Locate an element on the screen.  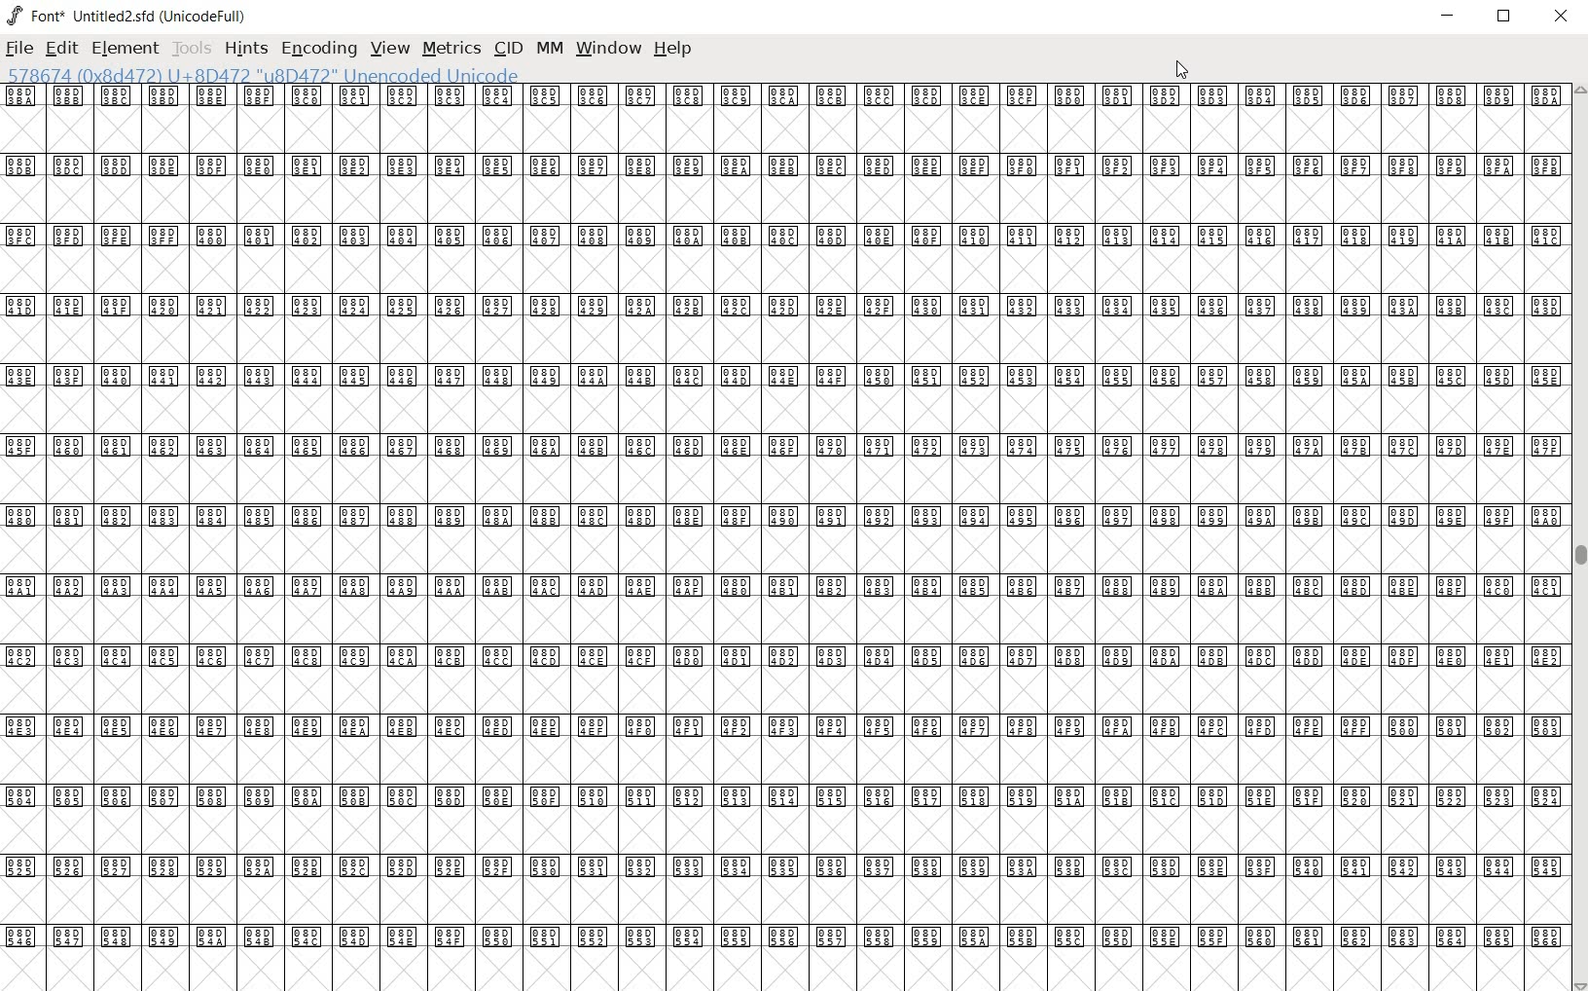
view is located at coordinates (390, 49).